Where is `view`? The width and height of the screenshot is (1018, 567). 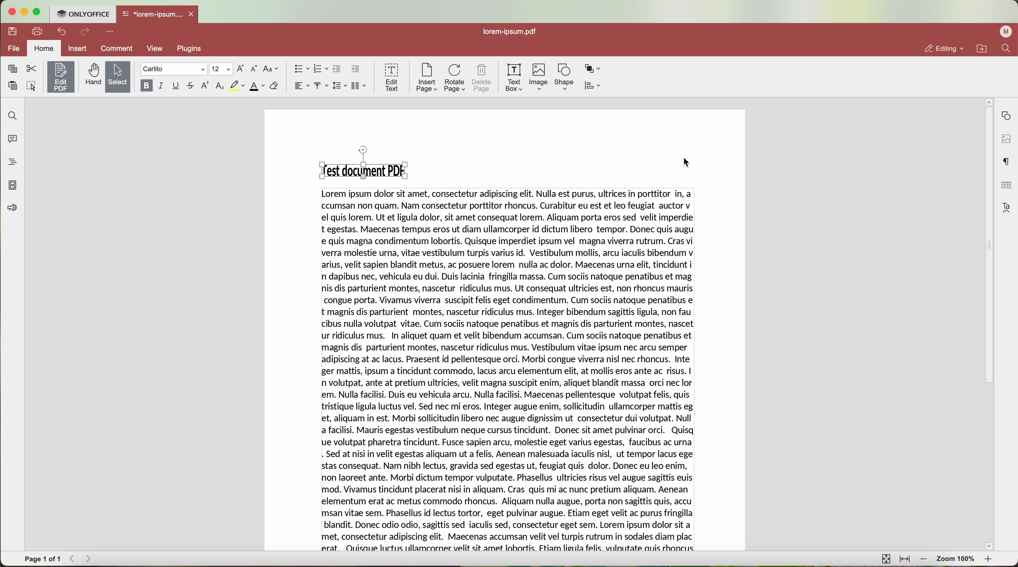 view is located at coordinates (155, 50).